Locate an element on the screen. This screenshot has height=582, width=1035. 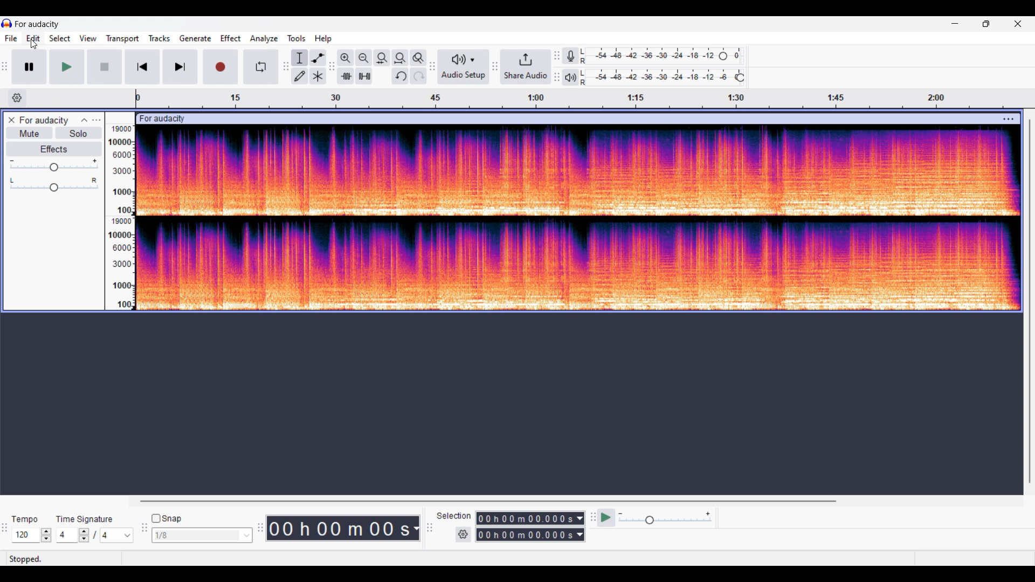
Close track is located at coordinates (11, 120).